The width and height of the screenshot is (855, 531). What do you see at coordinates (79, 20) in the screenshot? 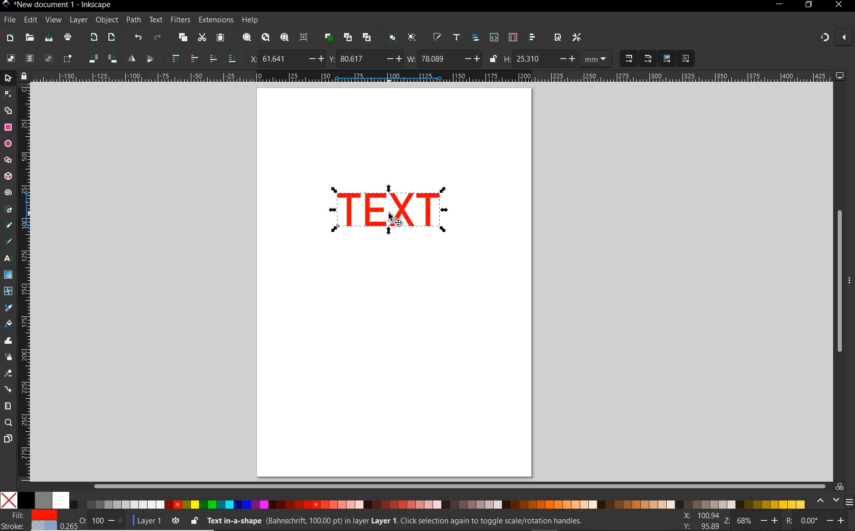
I see `layer` at bounding box center [79, 20].